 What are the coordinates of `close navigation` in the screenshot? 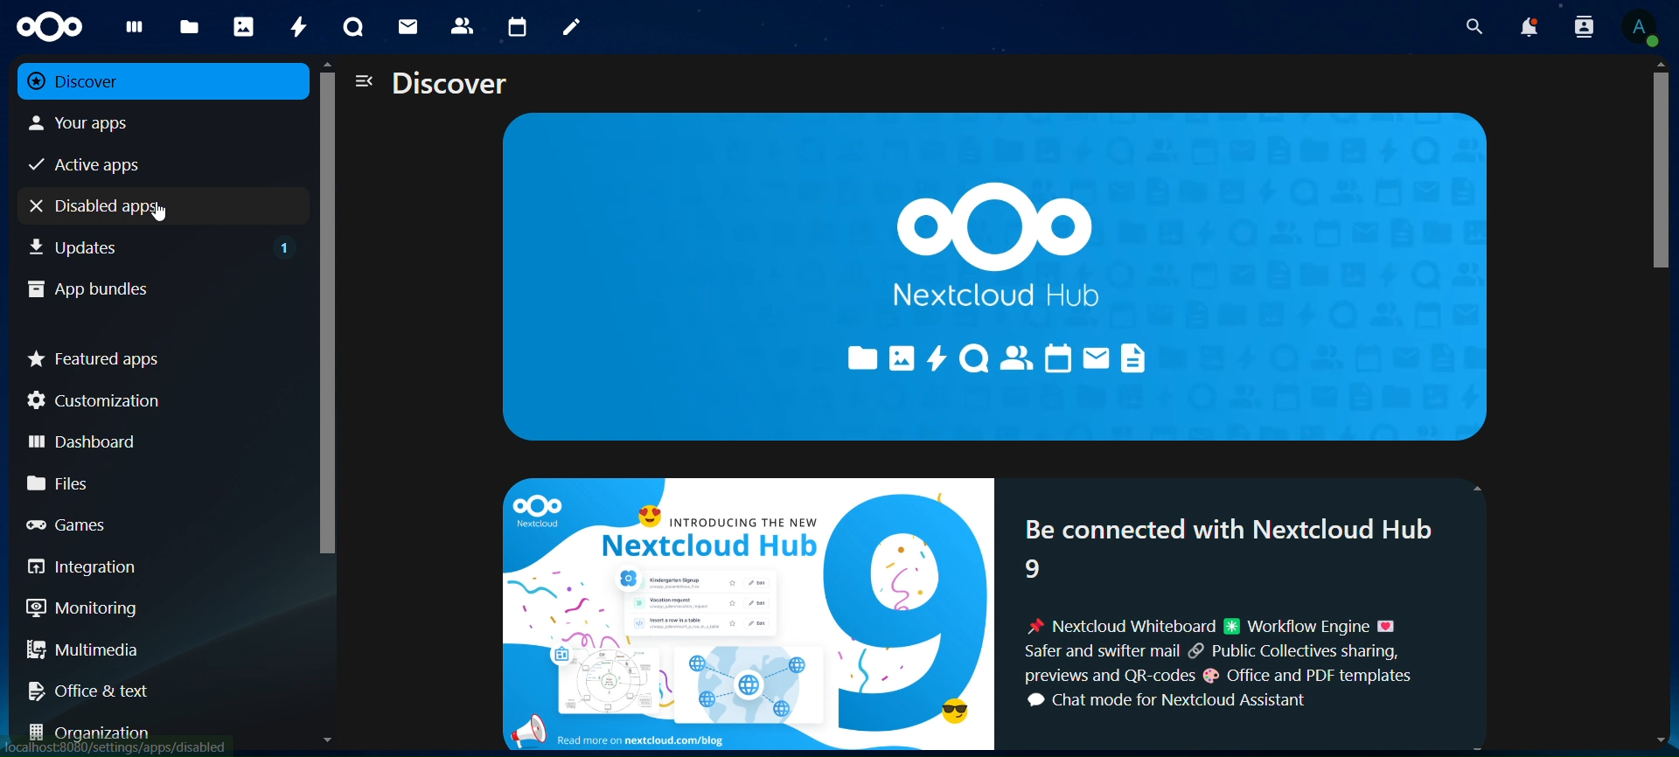 It's located at (362, 82).